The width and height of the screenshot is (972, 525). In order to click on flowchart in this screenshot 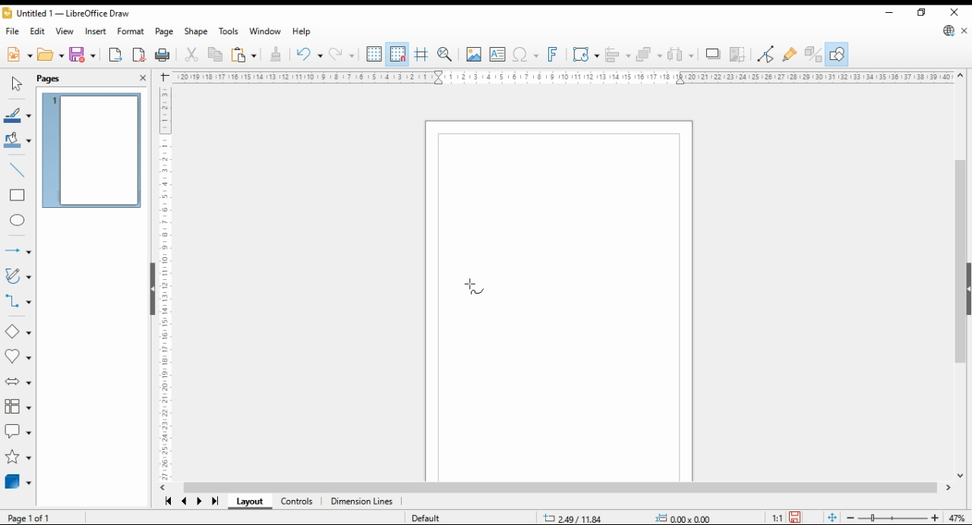, I will do `click(18, 407)`.